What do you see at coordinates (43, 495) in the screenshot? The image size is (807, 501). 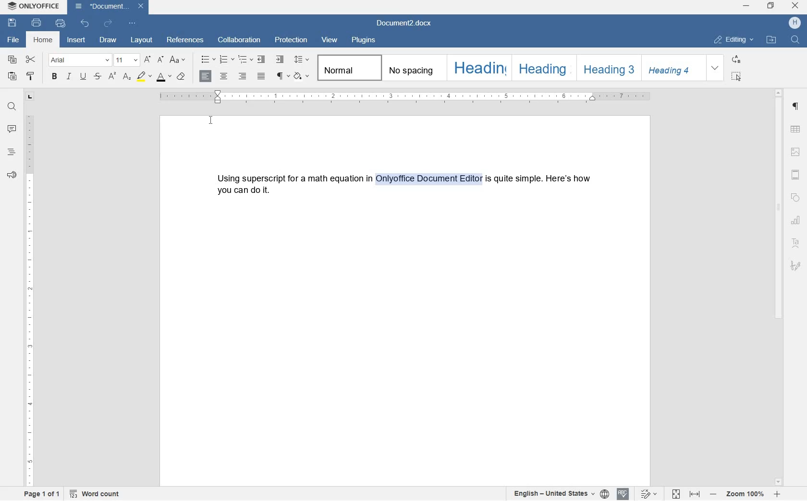 I see `page 1 of 1` at bounding box center [43, 495].